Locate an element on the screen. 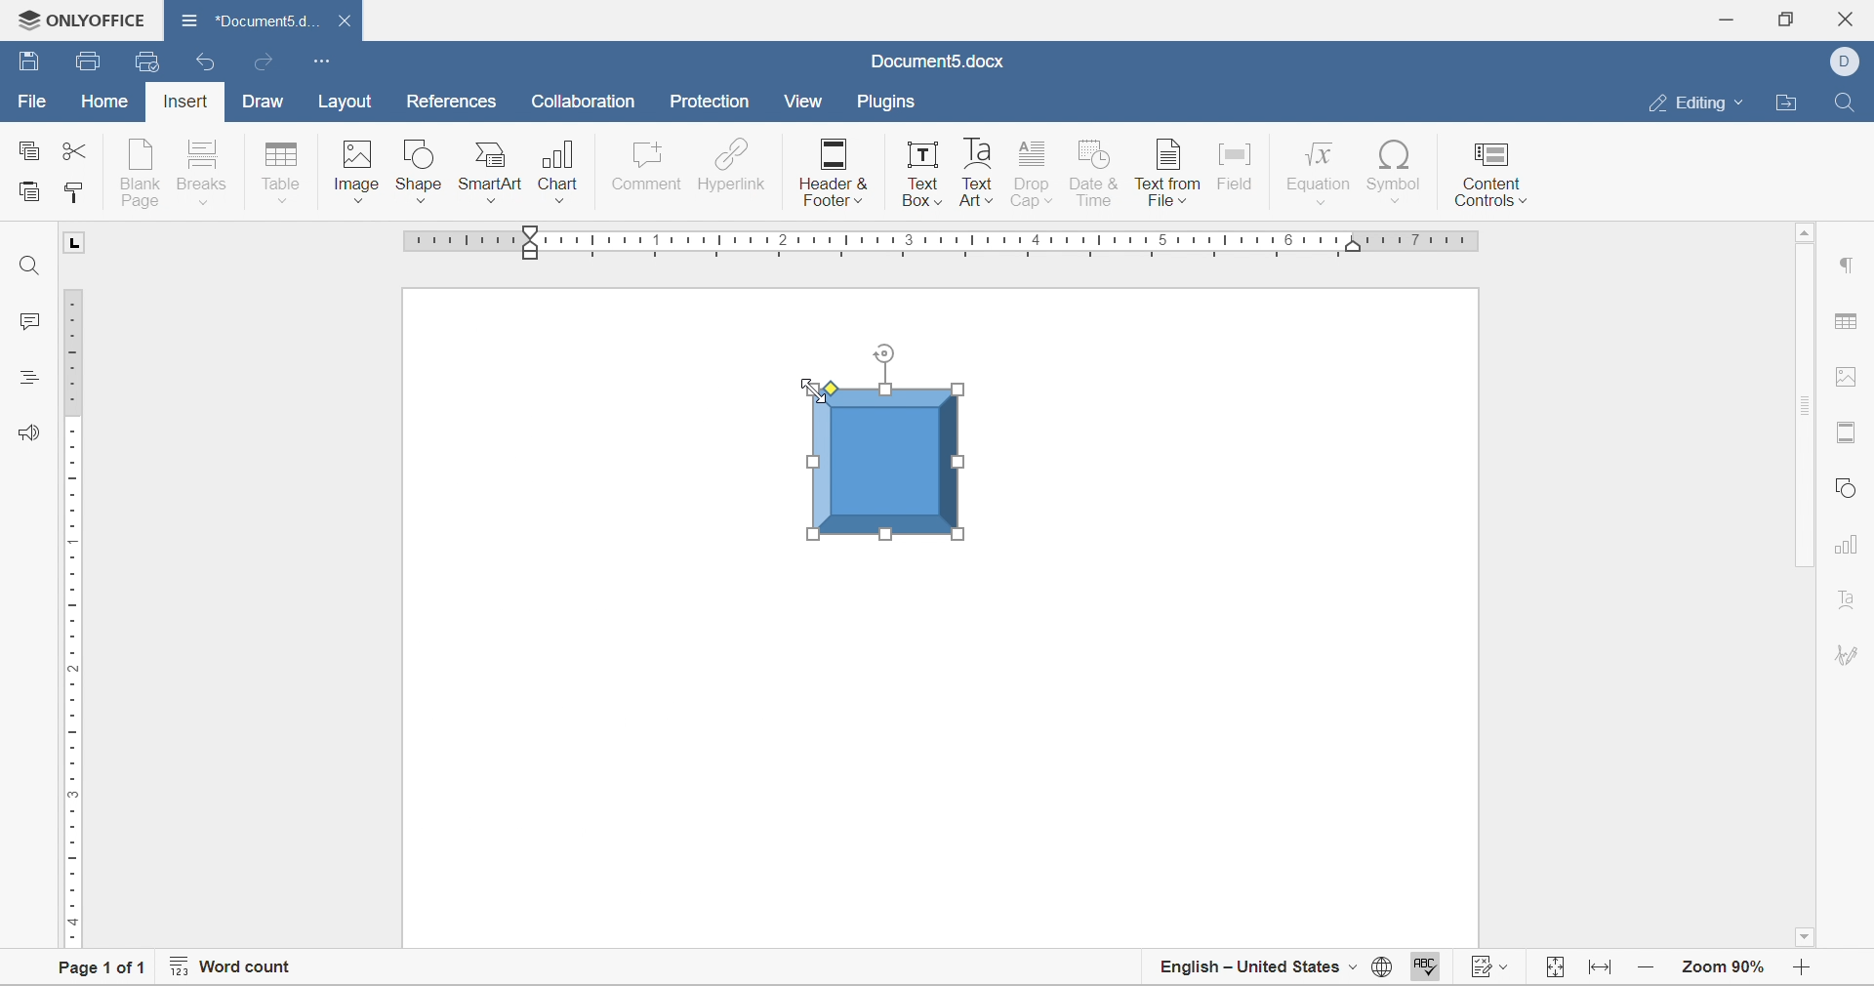 Image resolution: width=1874 pixels, height=986 pixels. zoom in is located at coordinates (1801, 969).